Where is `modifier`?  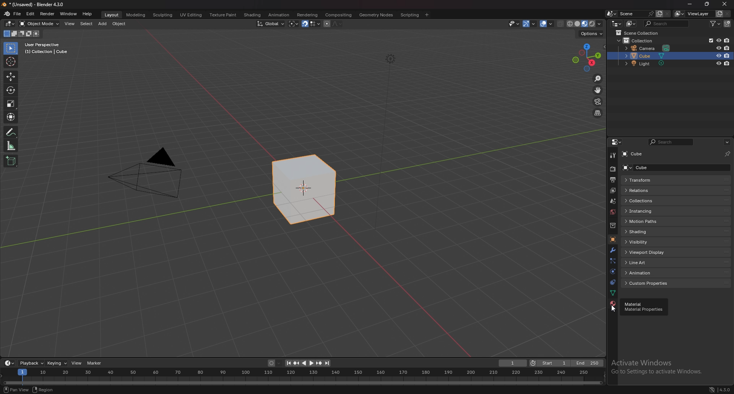 modifier is located at coordinates (612, 250).